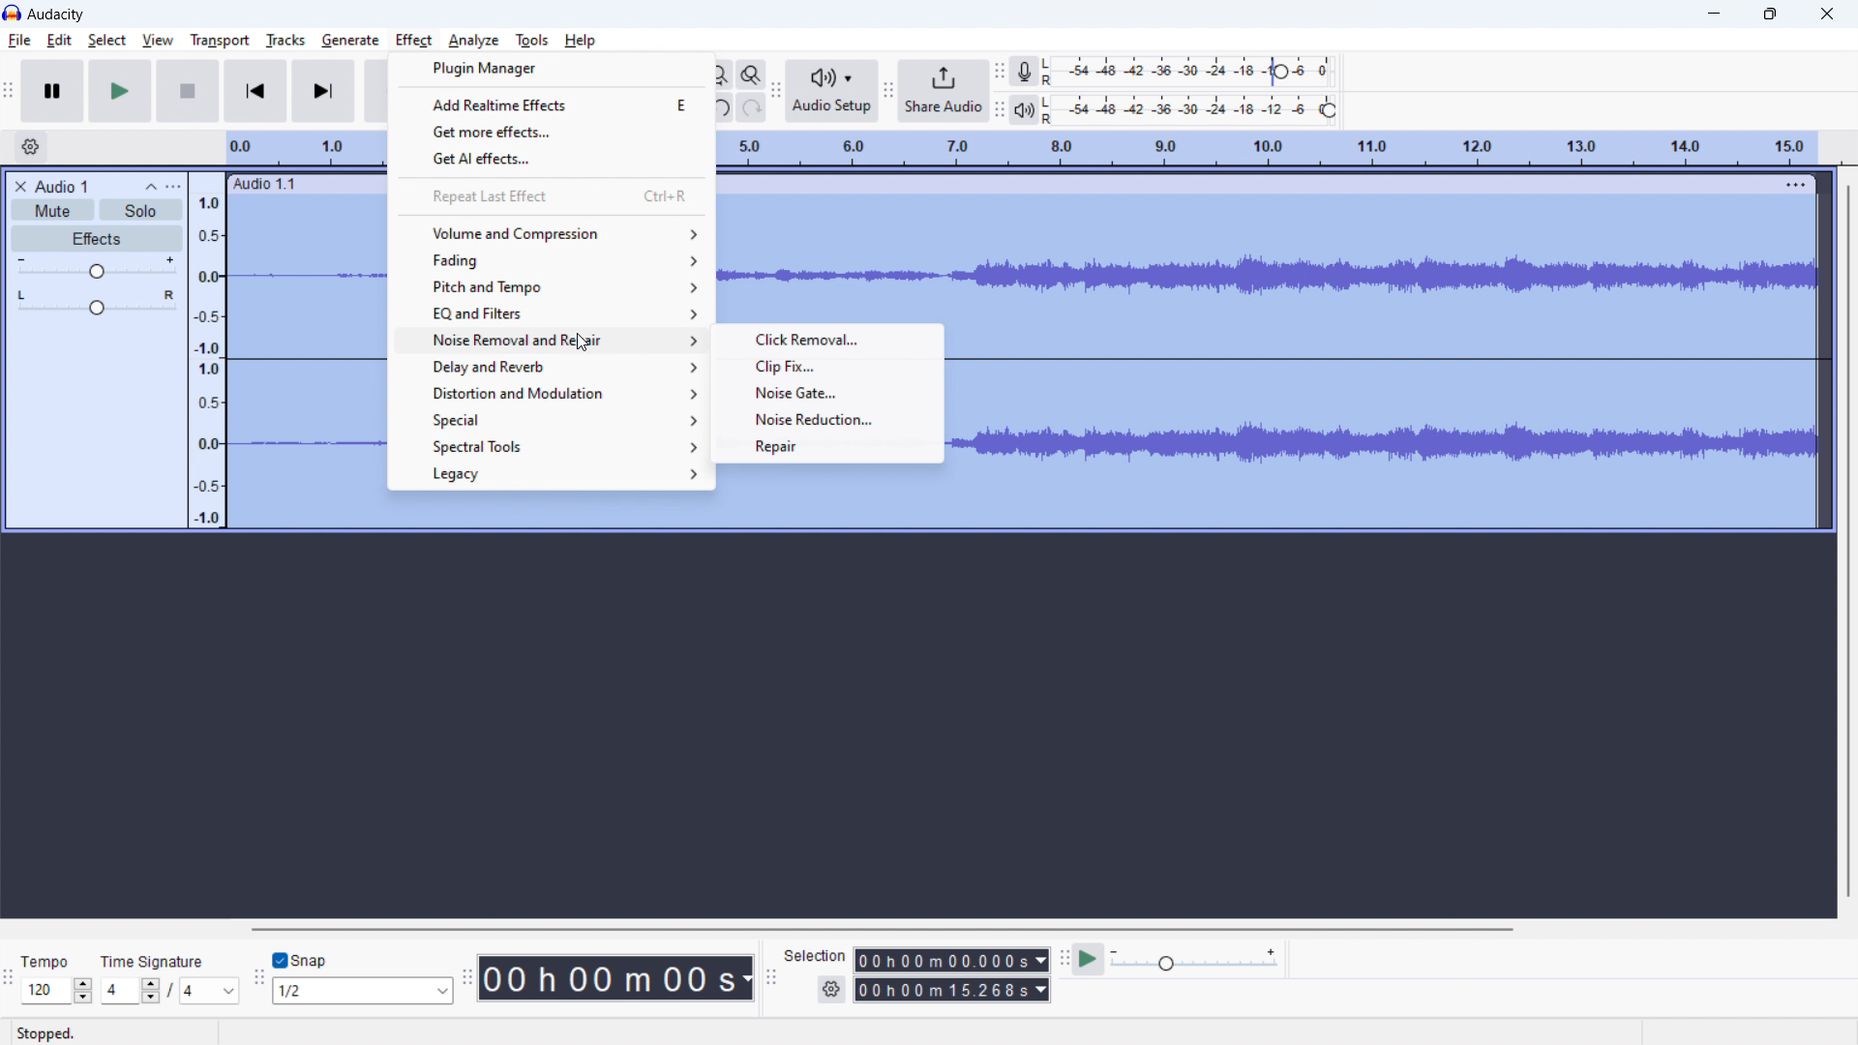  What do you see at coordinates (220, 42) in the screenshot?
I see `transport` at bounding box center [220, 42].